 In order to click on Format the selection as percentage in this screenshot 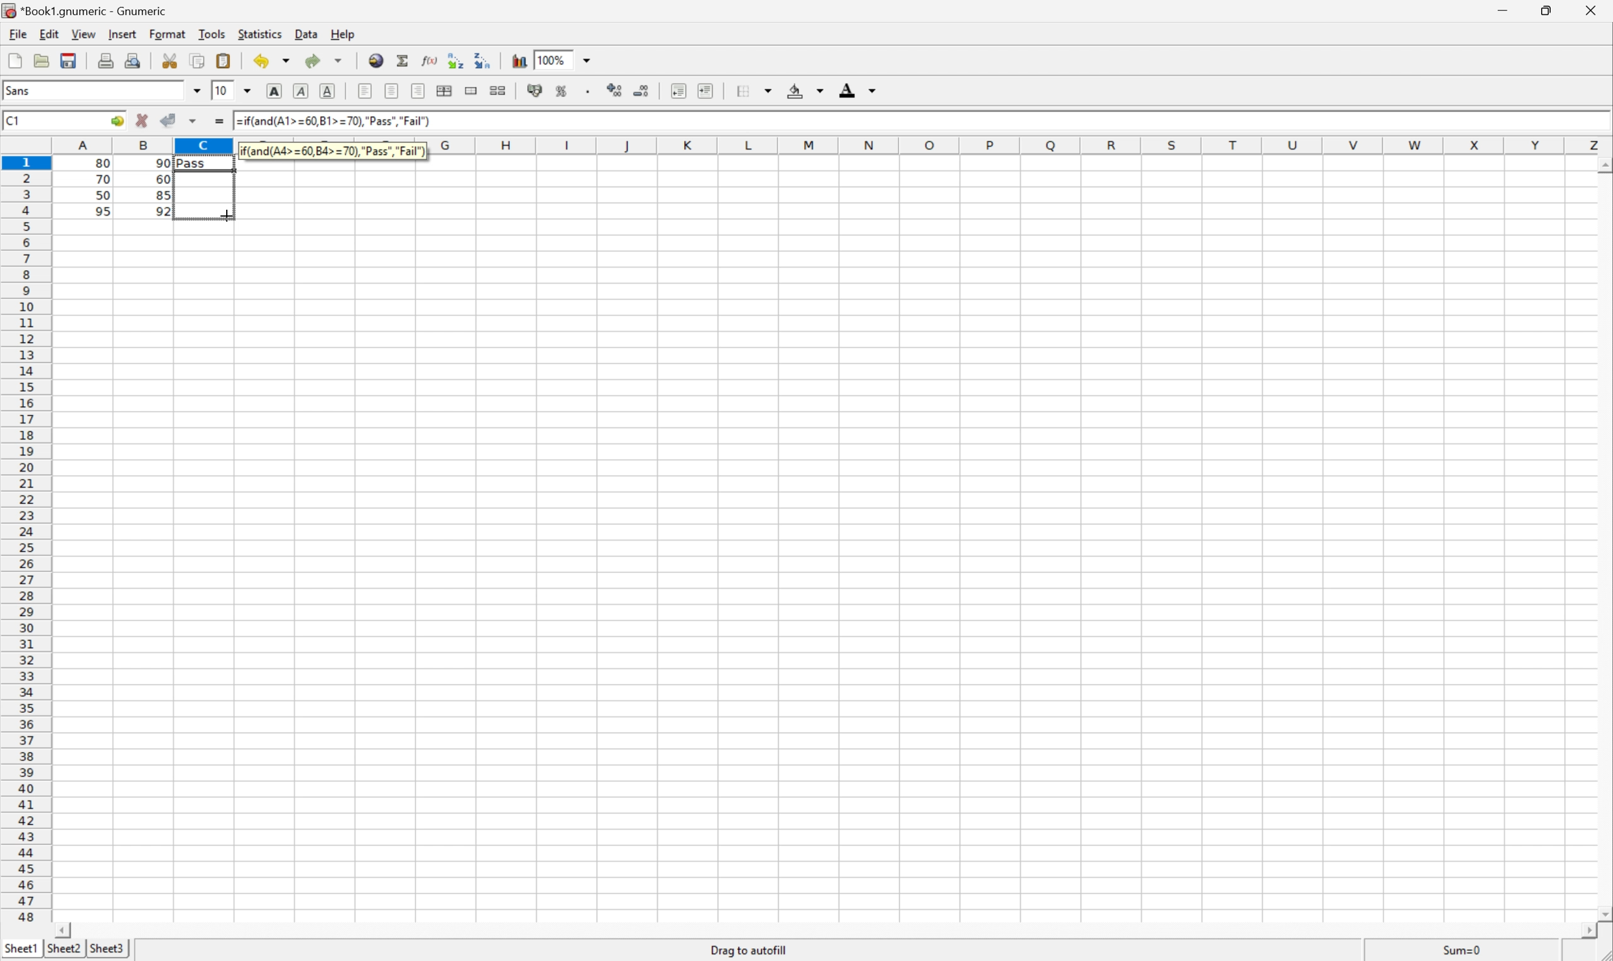, I will do `click(564, 89)`.